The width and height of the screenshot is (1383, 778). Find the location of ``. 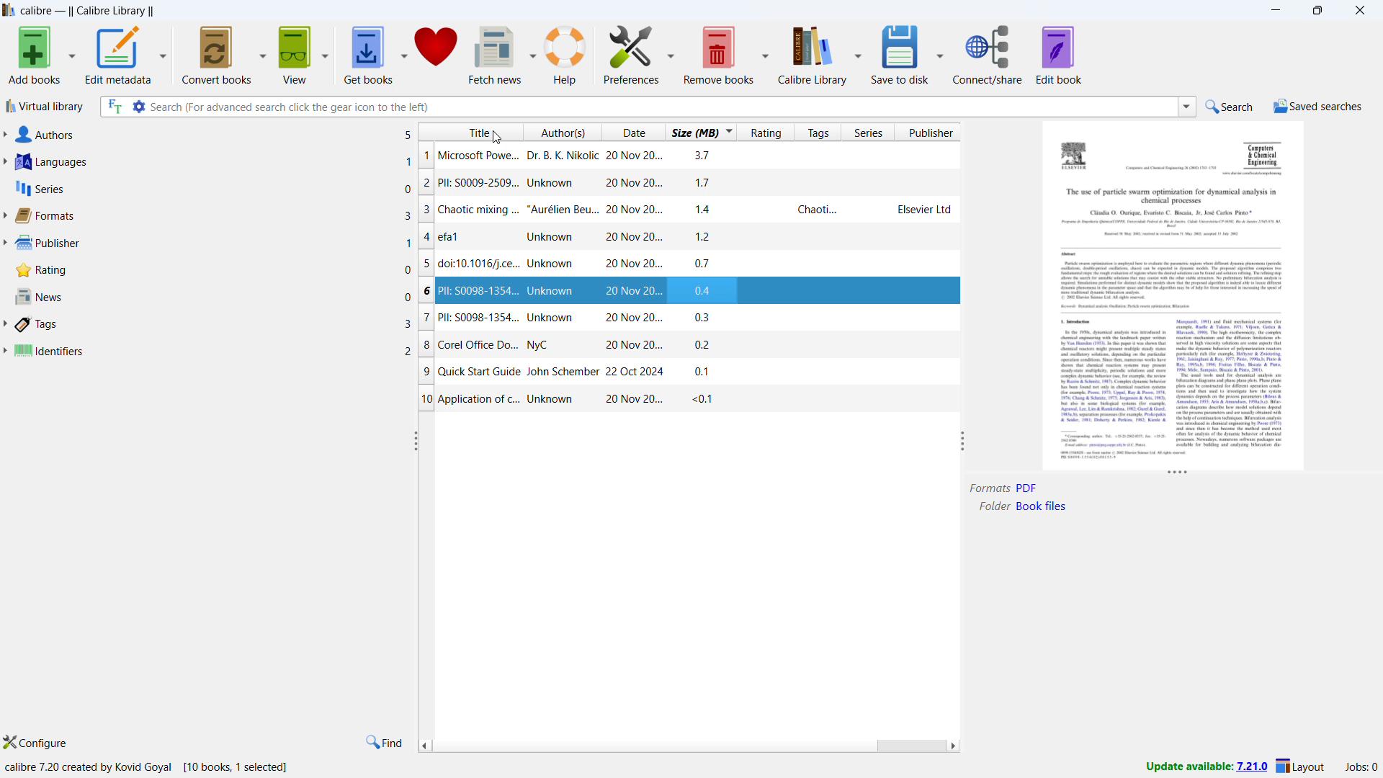

 is located at coordinates (1074, 256).